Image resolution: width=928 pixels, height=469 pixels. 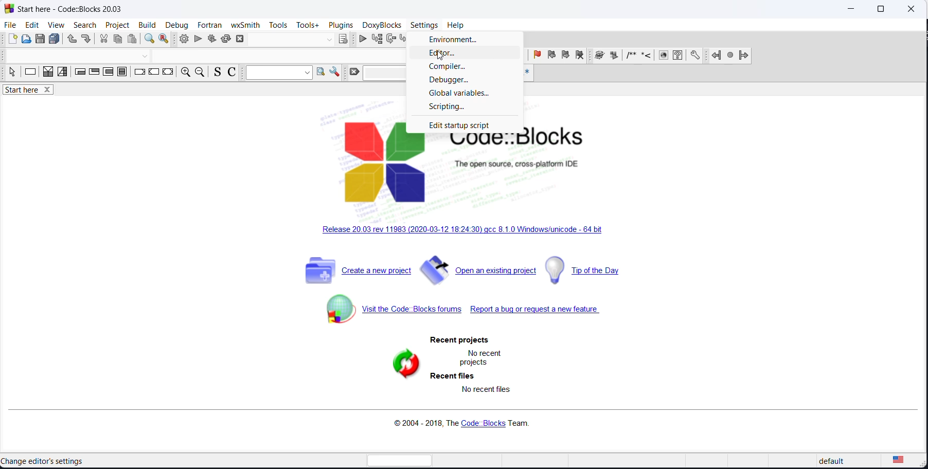 I want to click on start here, so click(x=45, y=461).